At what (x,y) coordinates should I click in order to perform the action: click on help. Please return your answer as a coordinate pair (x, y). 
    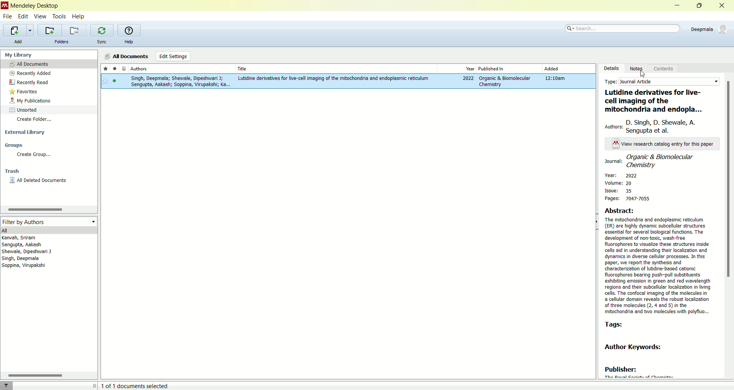
    Looking at the image, I should click on (128, 42).